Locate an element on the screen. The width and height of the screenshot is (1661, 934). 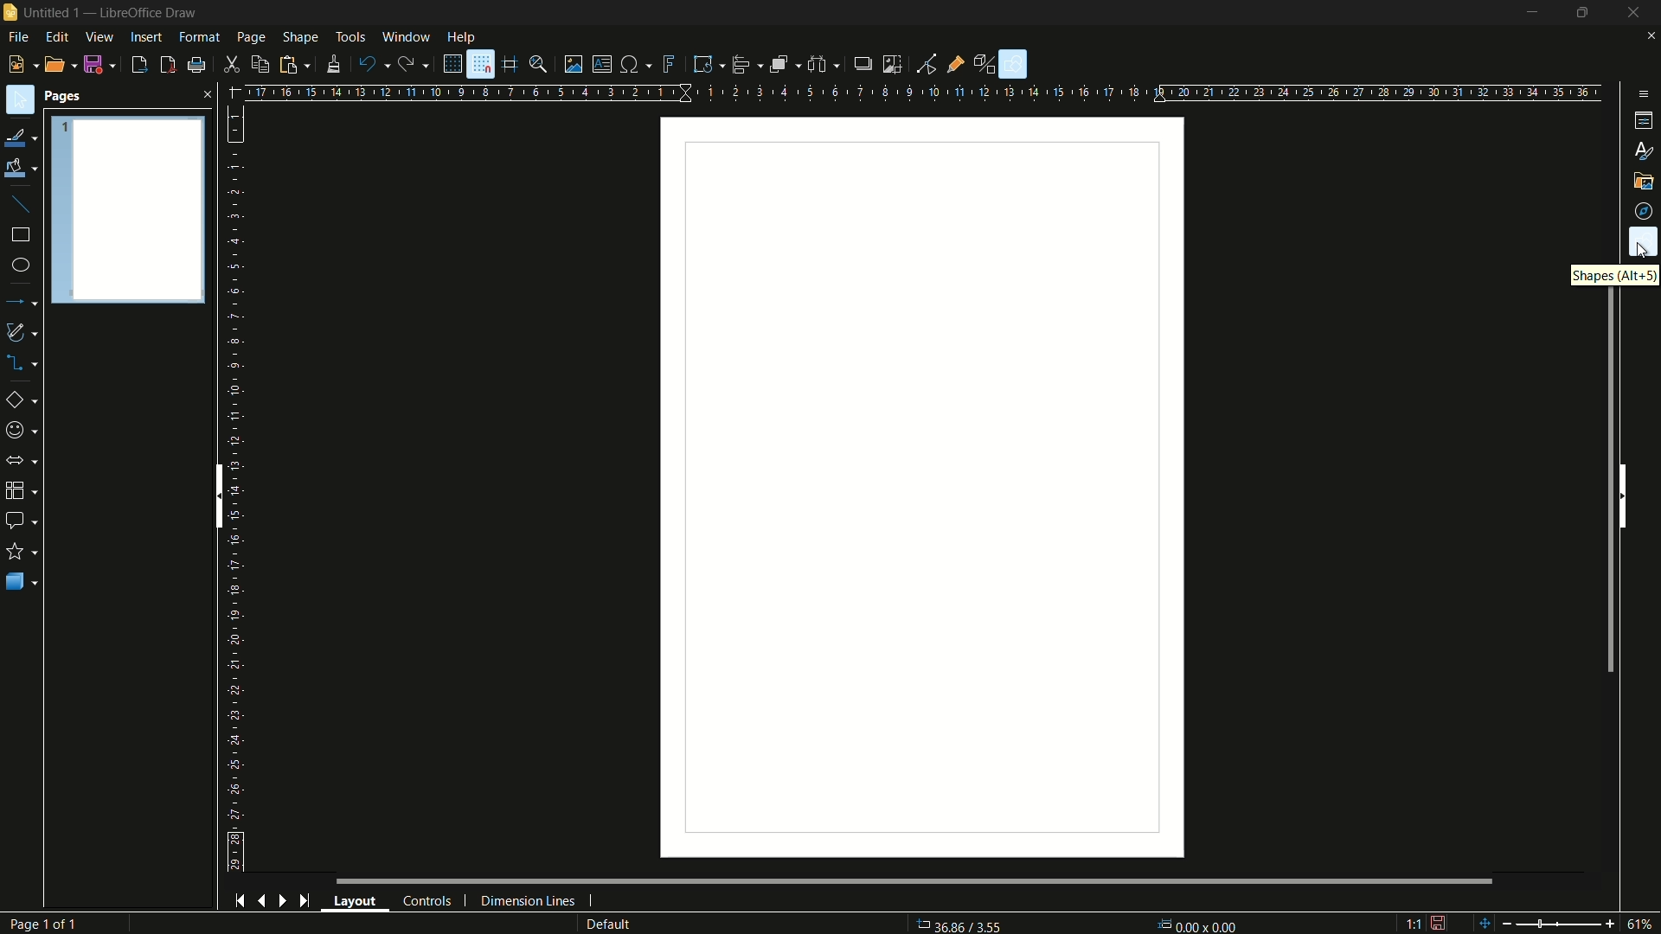
0.00 is located at coordinates (1200, 921).